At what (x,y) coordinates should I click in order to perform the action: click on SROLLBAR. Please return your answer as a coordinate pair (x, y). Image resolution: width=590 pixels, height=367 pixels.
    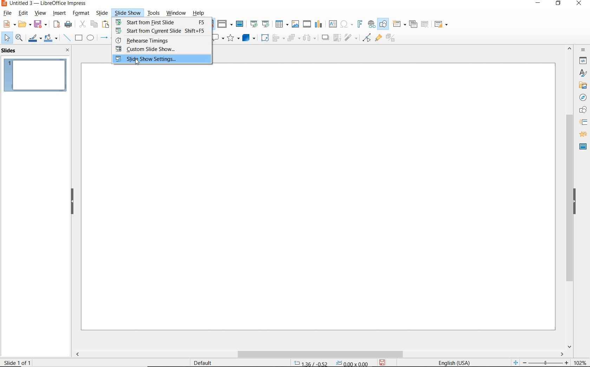
    Looking at the image, I should click on (570, 198).